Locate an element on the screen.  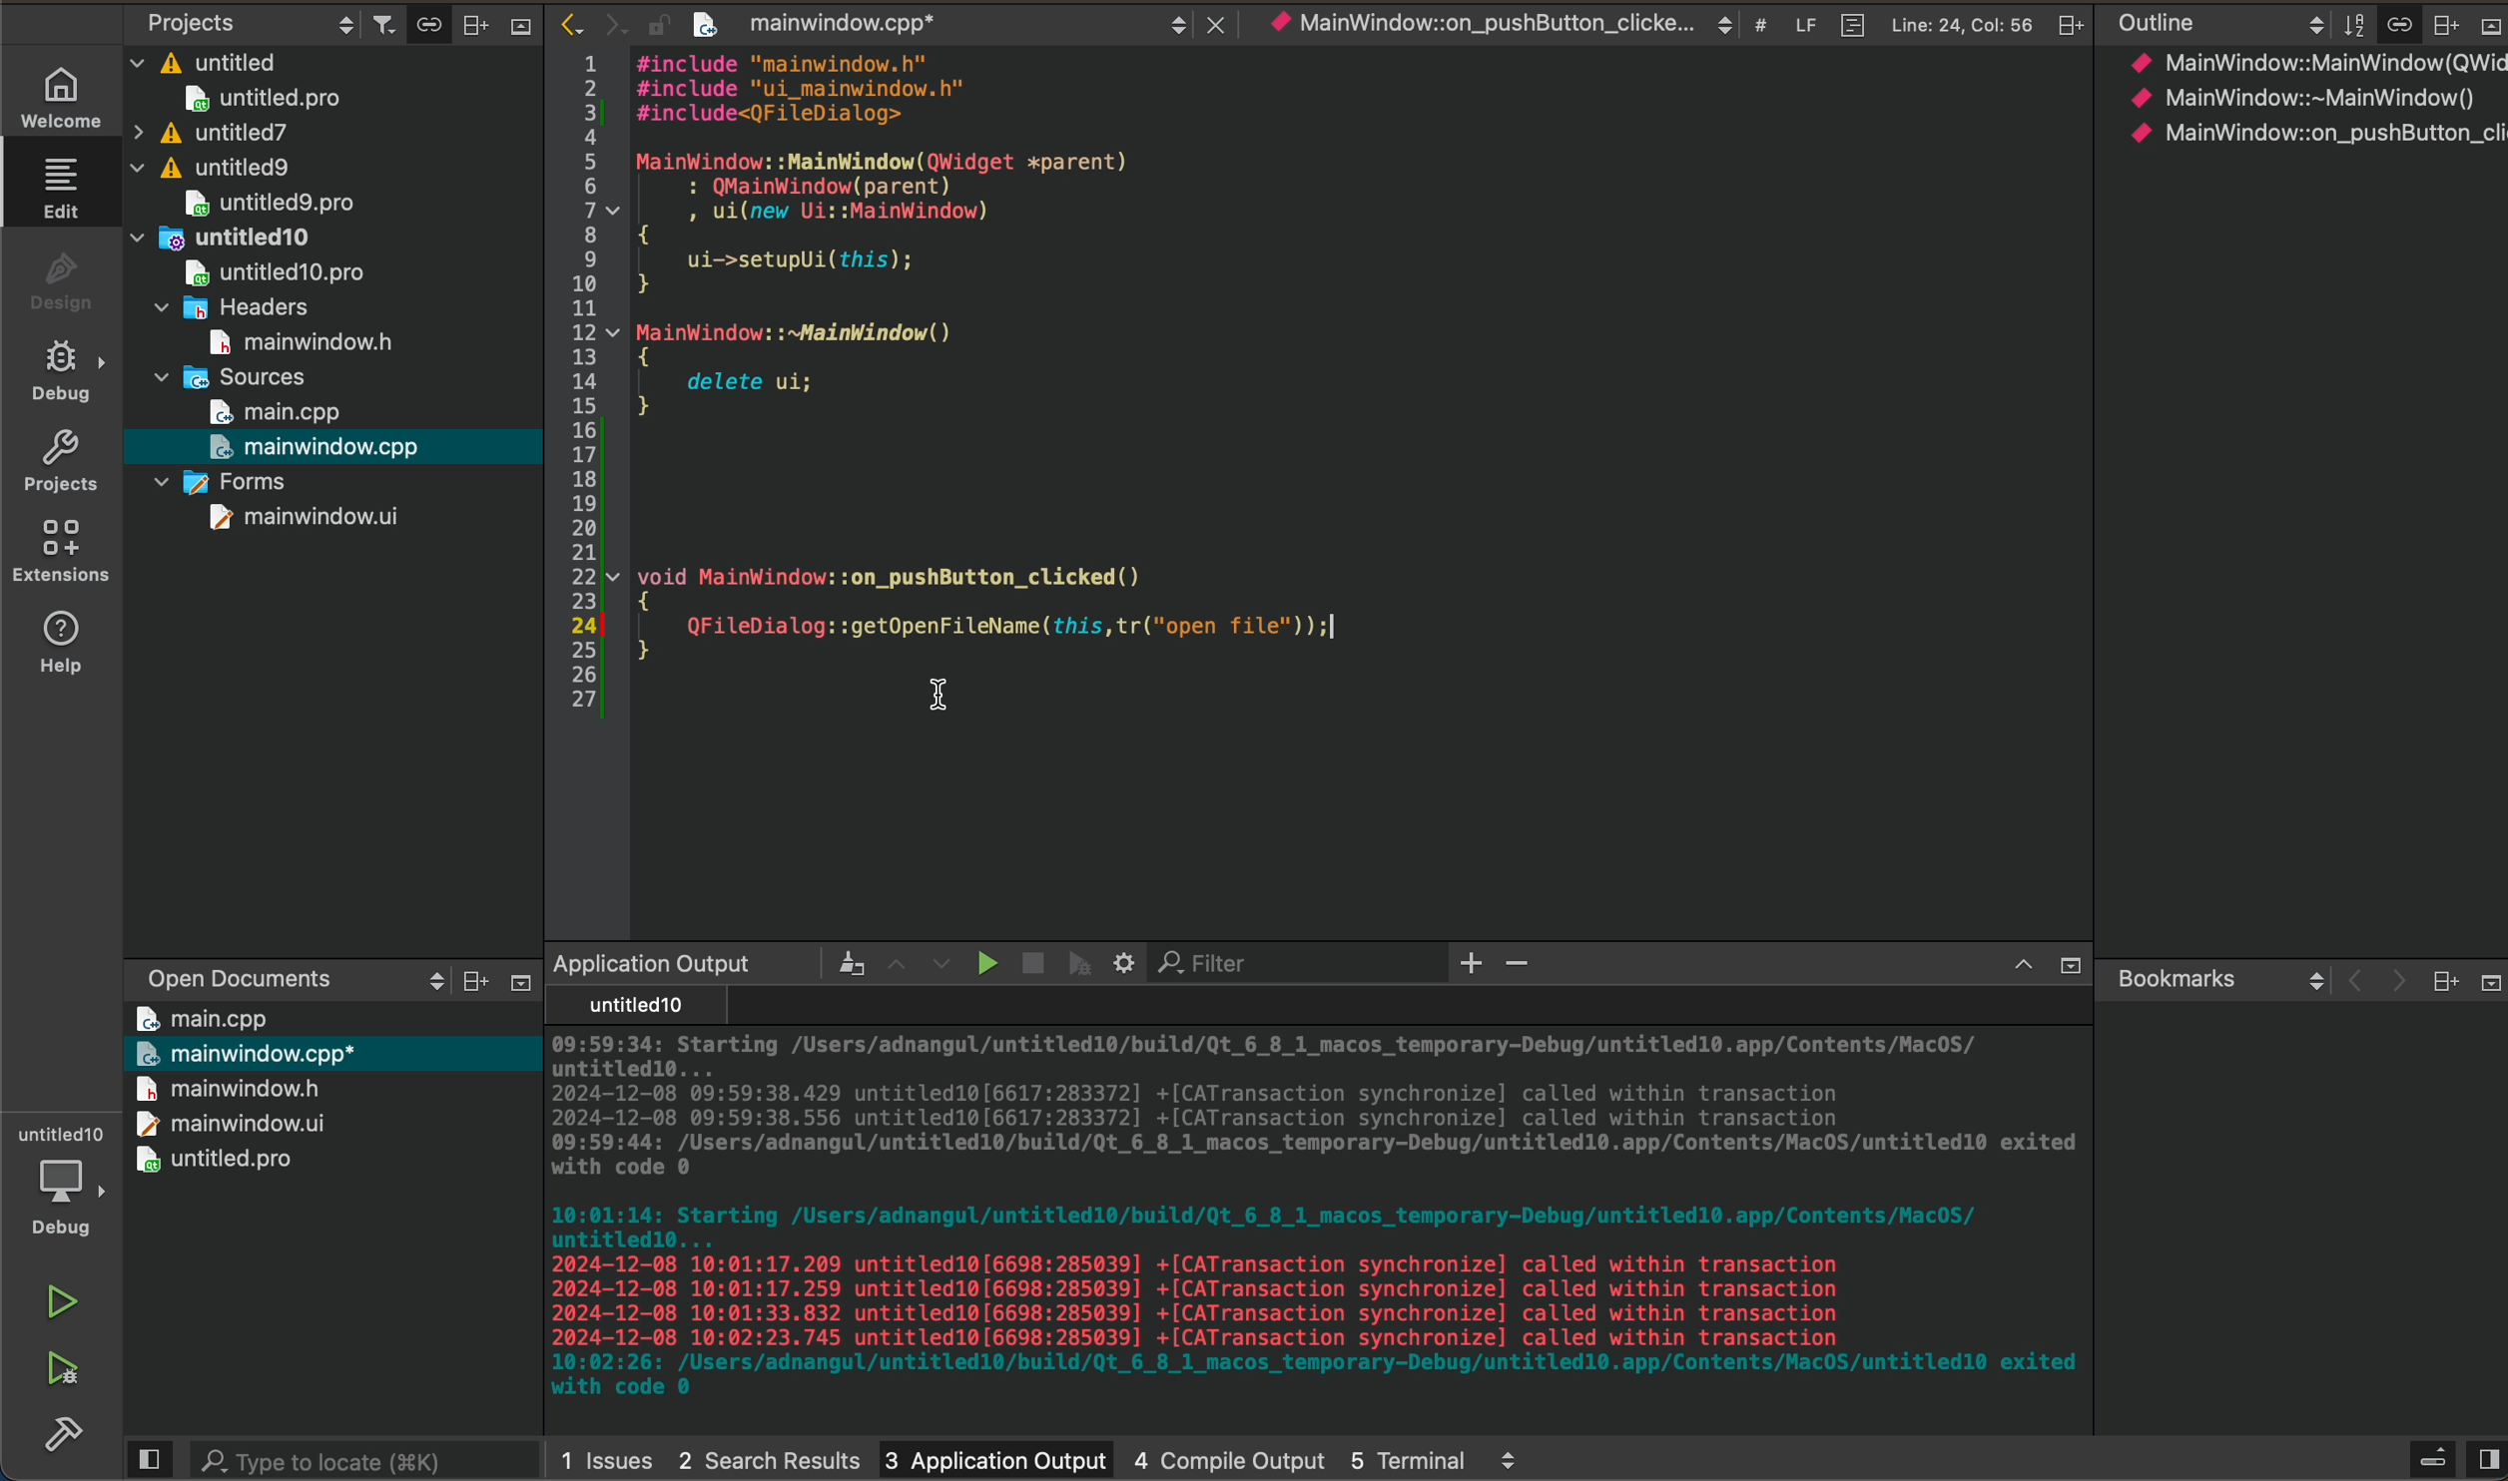
down is located at coordinates (941, 964).